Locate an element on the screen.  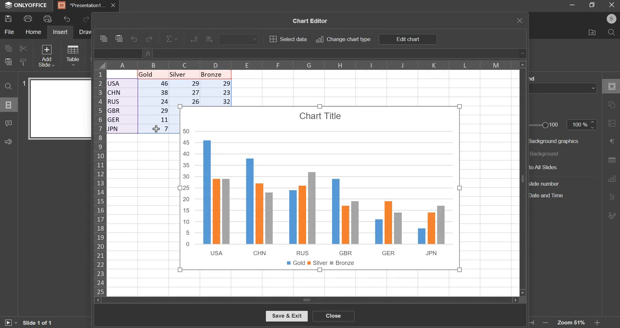
table is located at coordinates (72, 55).